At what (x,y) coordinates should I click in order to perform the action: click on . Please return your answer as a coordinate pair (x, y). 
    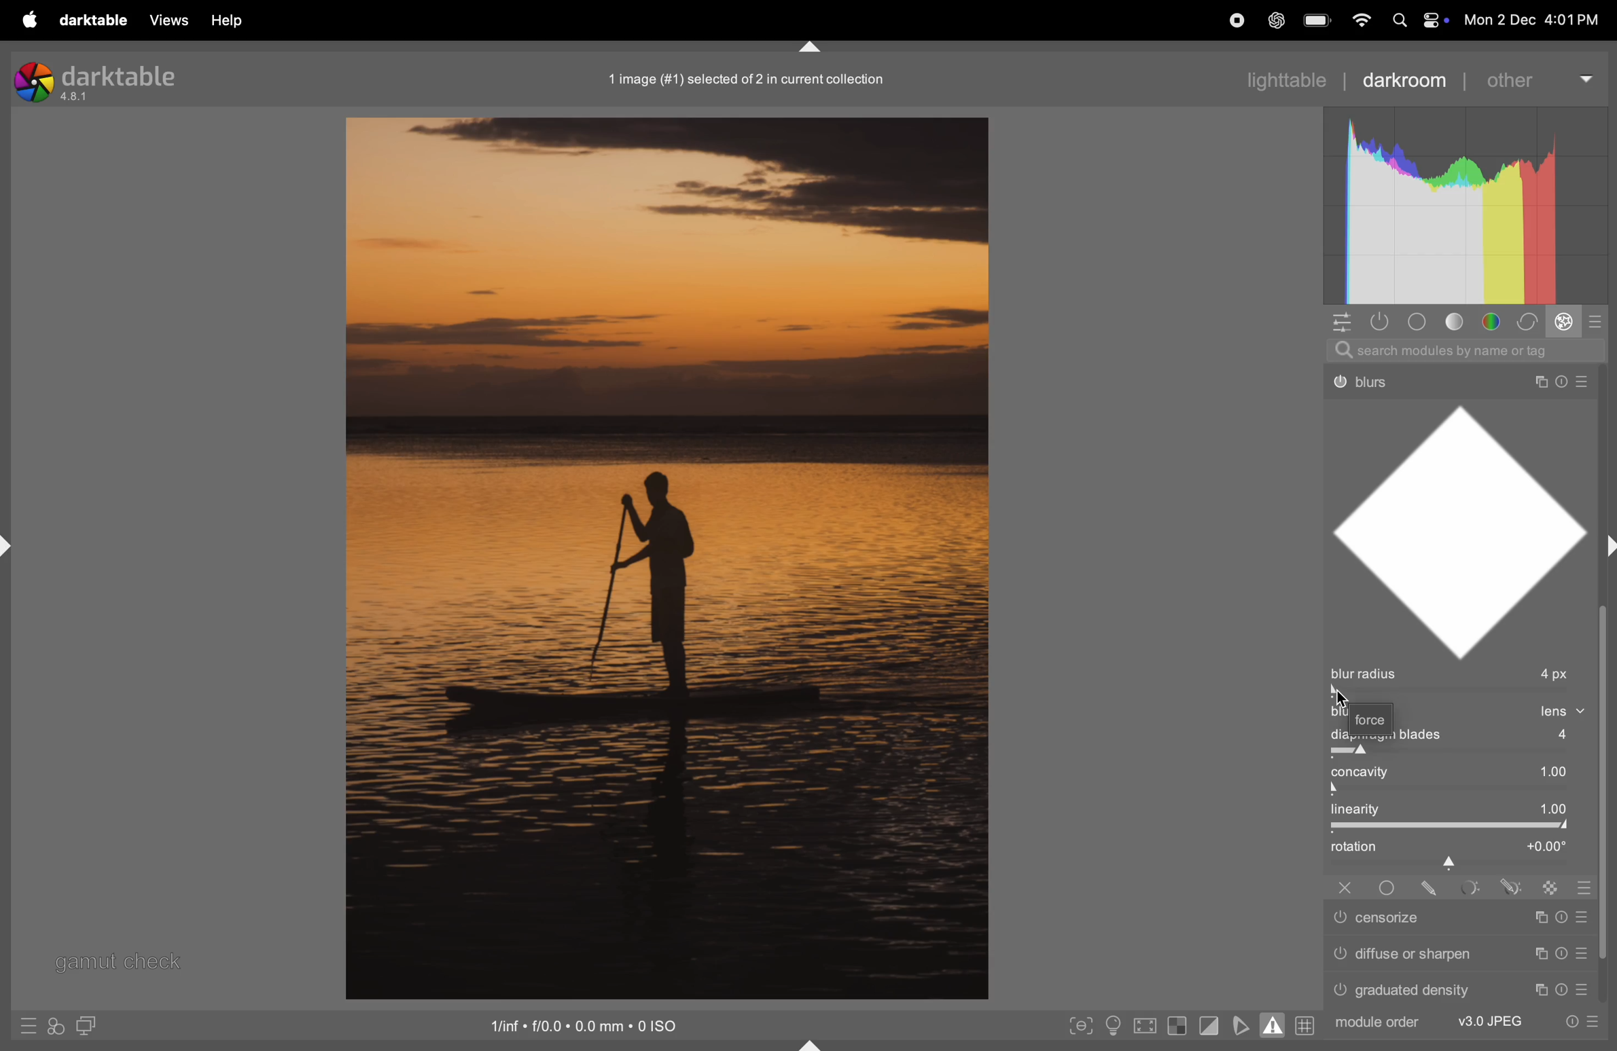
    Looking at the image, I should click on (1457, 955).